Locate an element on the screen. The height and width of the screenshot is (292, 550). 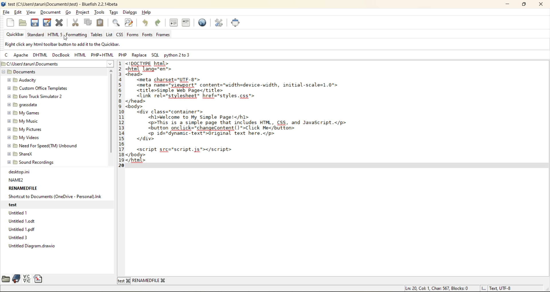
fonts is located at coordinates (148, 36).